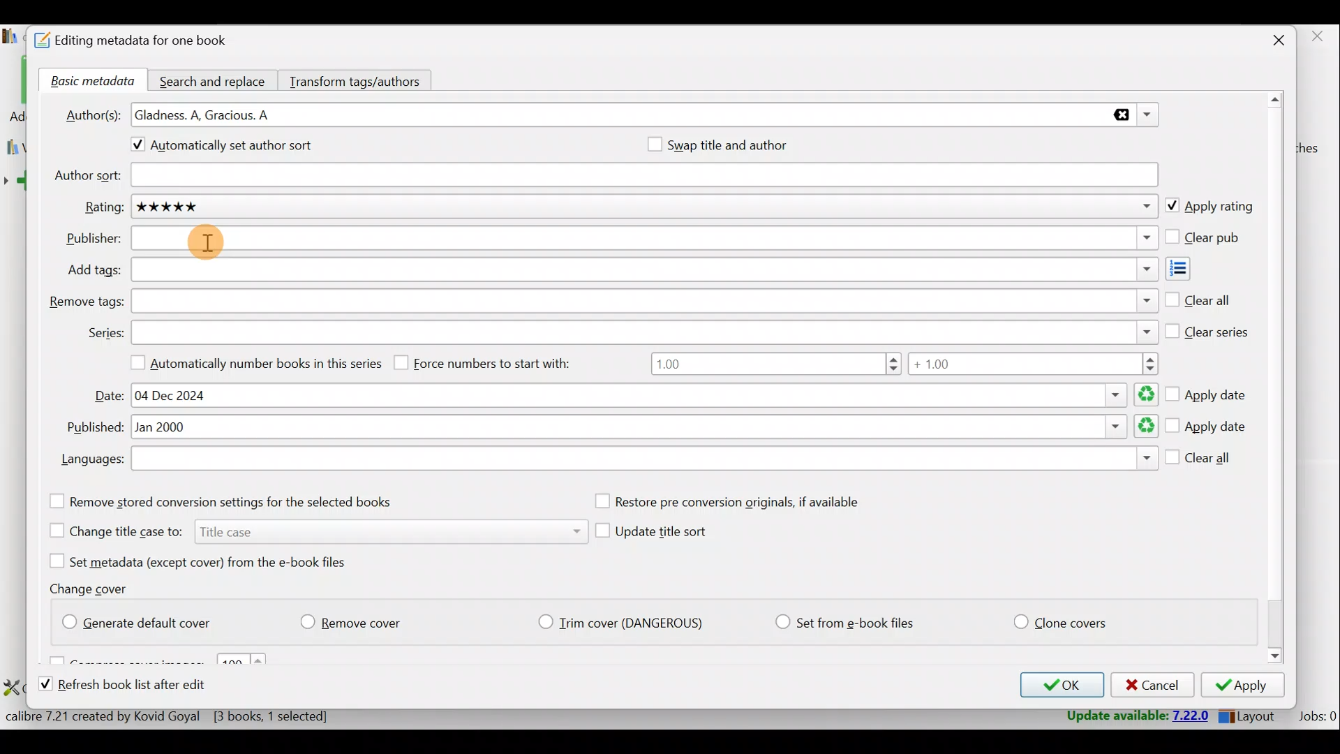 This screenshot has width=1340, height=754. Describe the element at coordinates (94, 239) in the screenshot. I see `Publisher:` at that location.